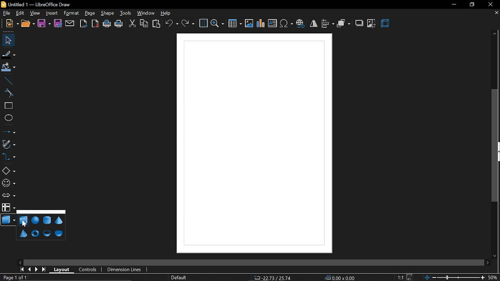 This screenshot has height=281, width=500. I want to click on position, so click(341, 277).